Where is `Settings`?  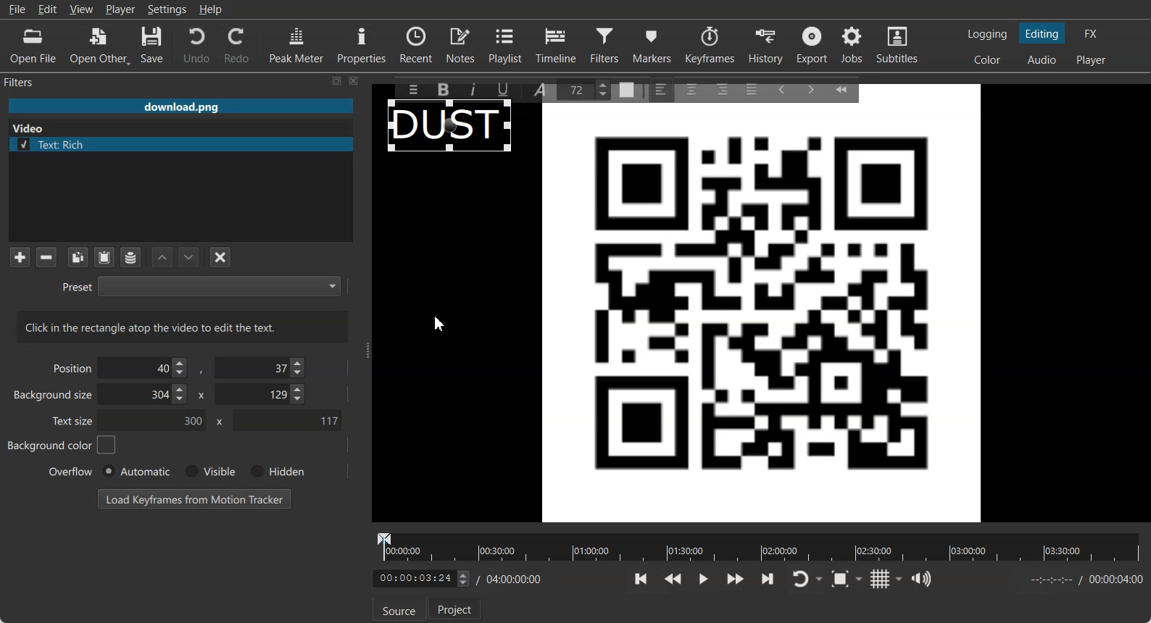 Settings is located at coordinates (167, 9).